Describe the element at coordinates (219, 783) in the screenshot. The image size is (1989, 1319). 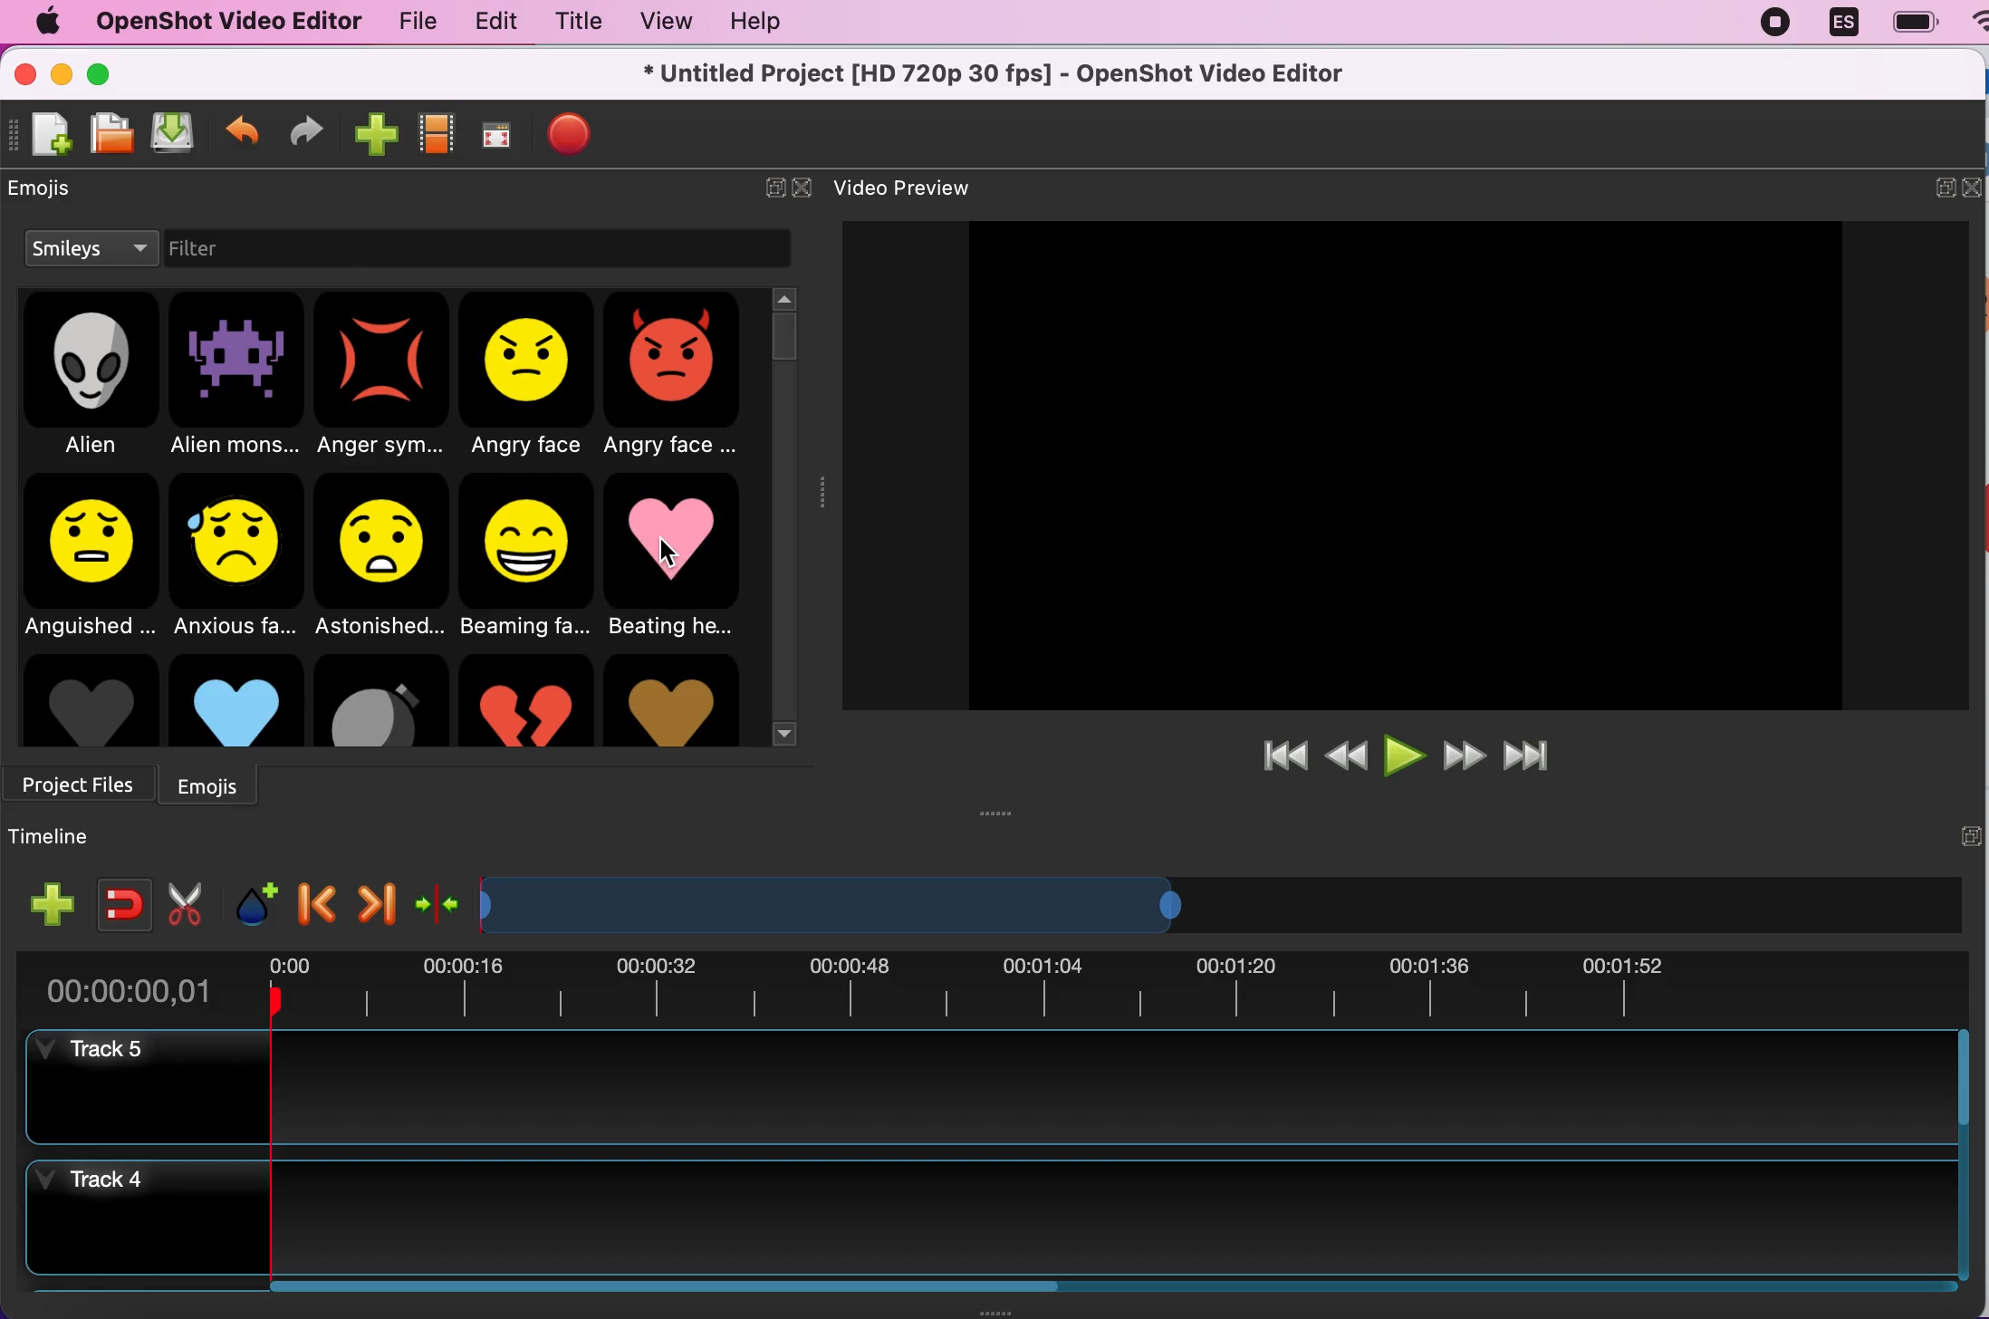
I see `emojis` at that location.